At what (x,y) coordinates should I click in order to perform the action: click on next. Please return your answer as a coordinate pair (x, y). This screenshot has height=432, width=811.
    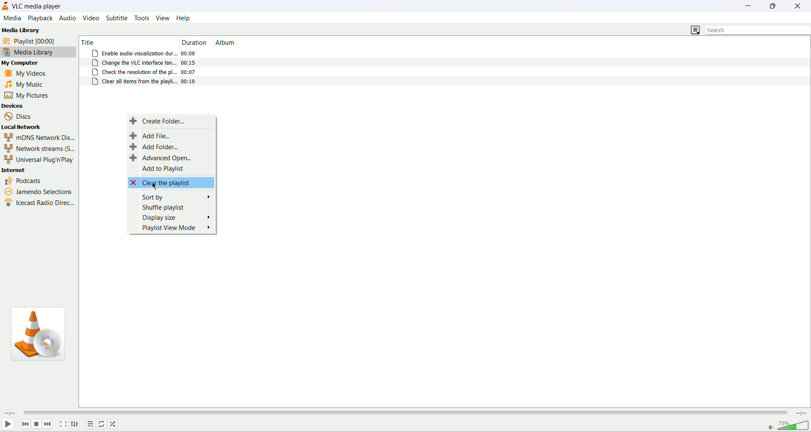
    Looking at the image, I should click on (49, 424).